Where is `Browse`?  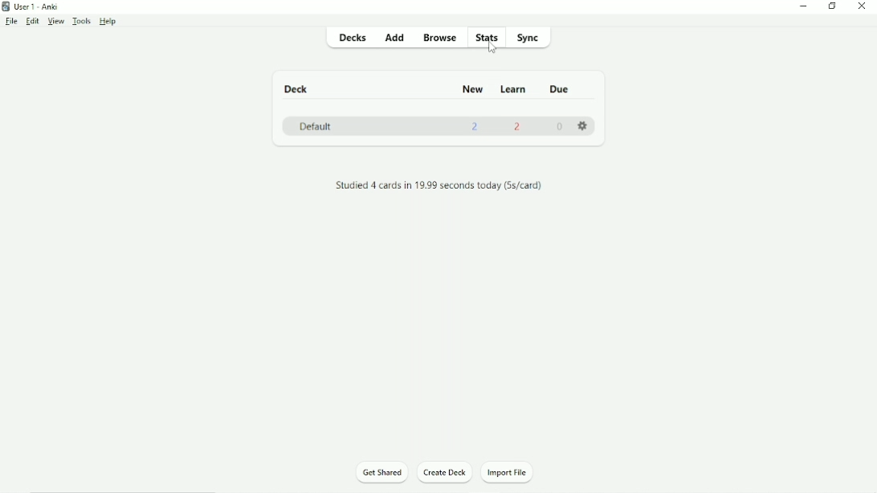
Browse is located at coordinates (443, 37).